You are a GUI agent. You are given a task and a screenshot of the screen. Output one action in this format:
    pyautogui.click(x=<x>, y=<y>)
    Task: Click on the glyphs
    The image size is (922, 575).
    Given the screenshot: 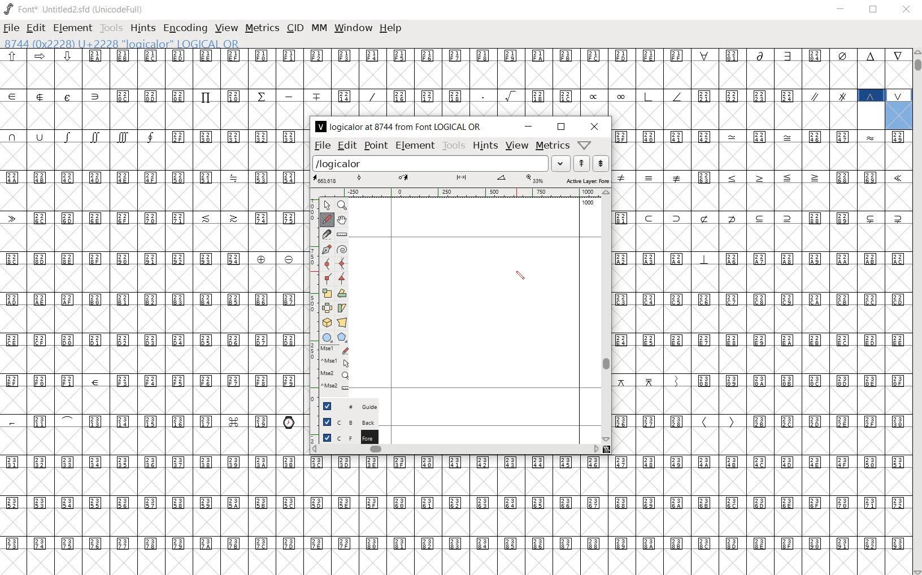 What is the action you would take?
    pyautogui.click(x=151, y=310)
    